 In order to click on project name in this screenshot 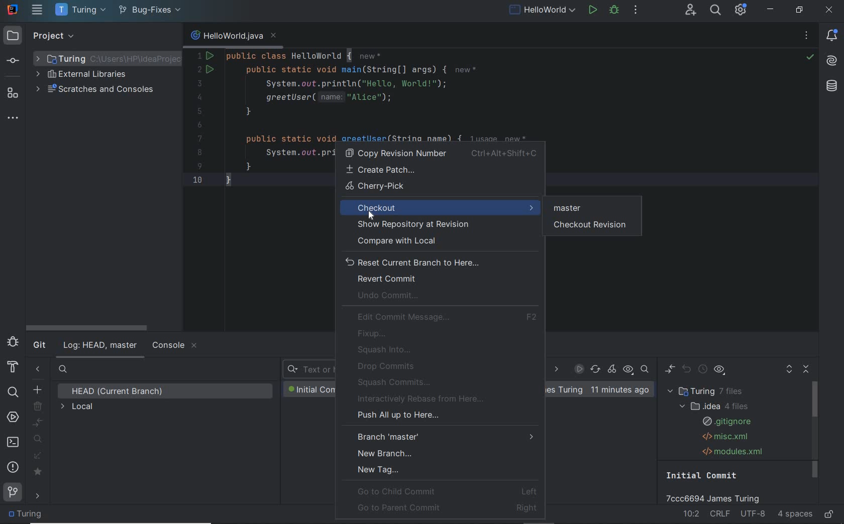, I will do `click(79, 10)`.